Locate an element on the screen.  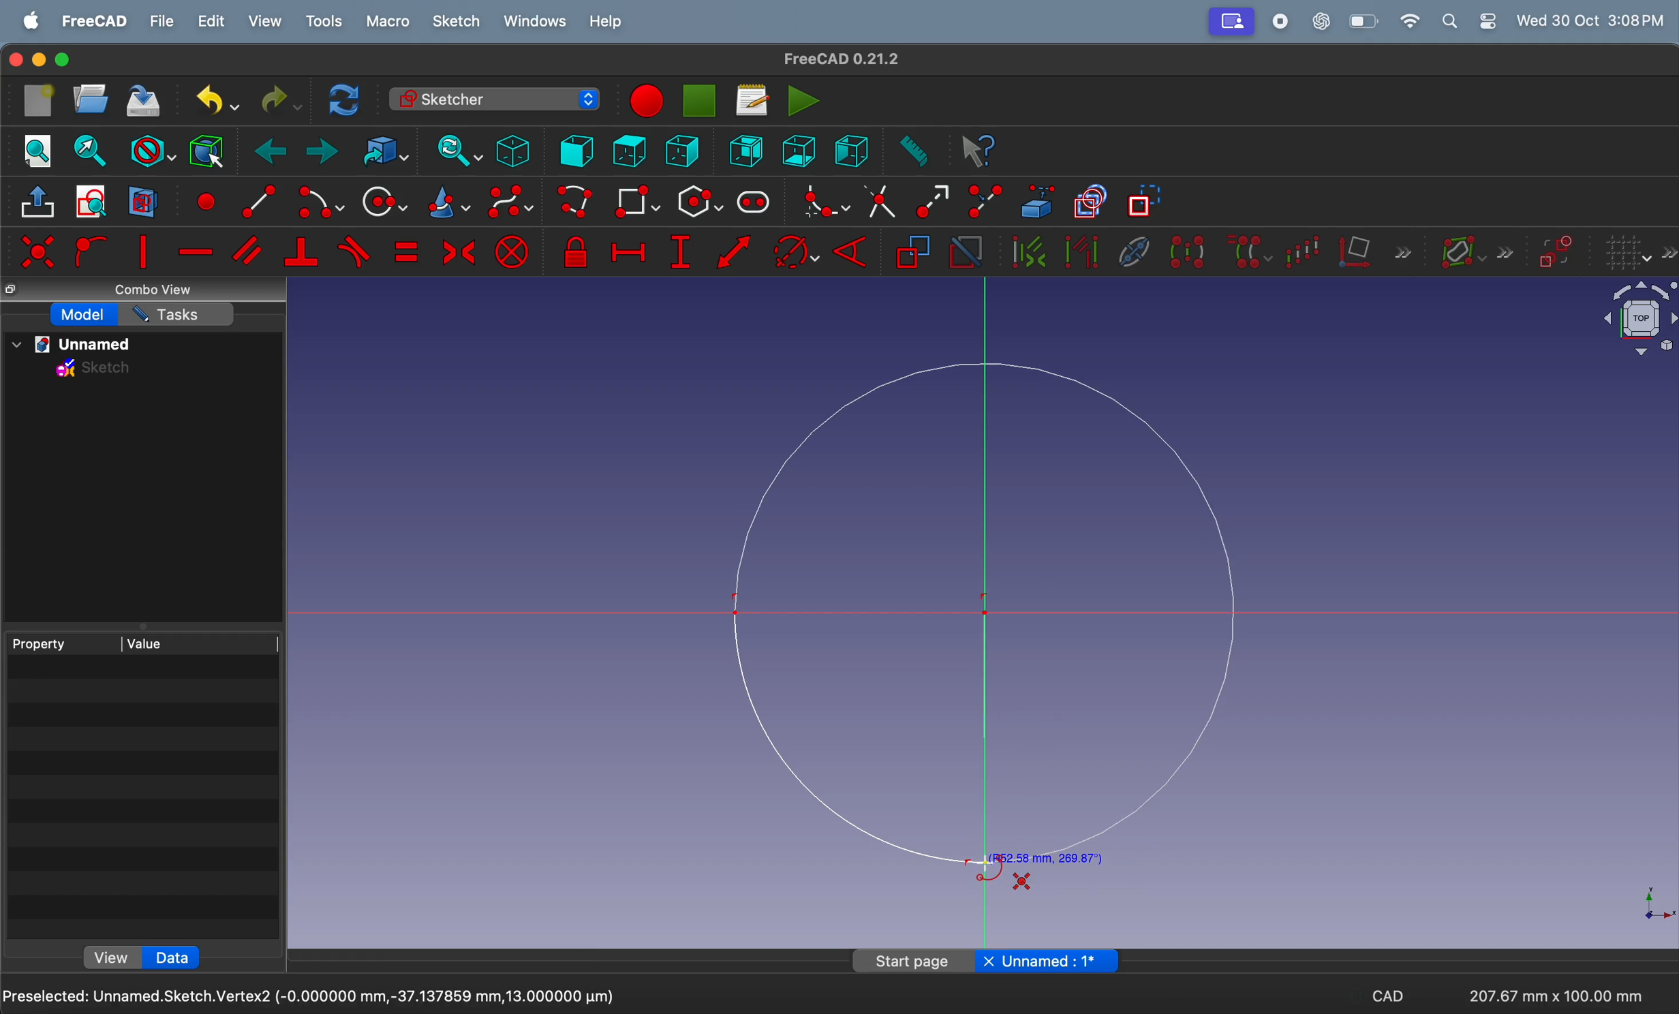
Wed 30 Oct 3:07PM is located at coordinates (1595, 19).